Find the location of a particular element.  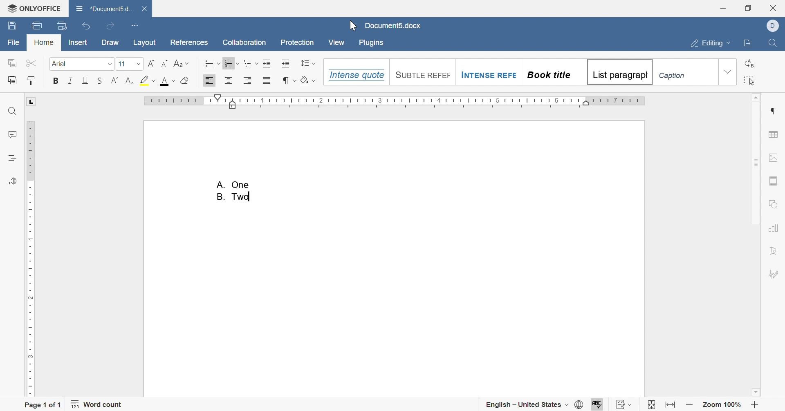

italic is located at coordinates (71, 79).